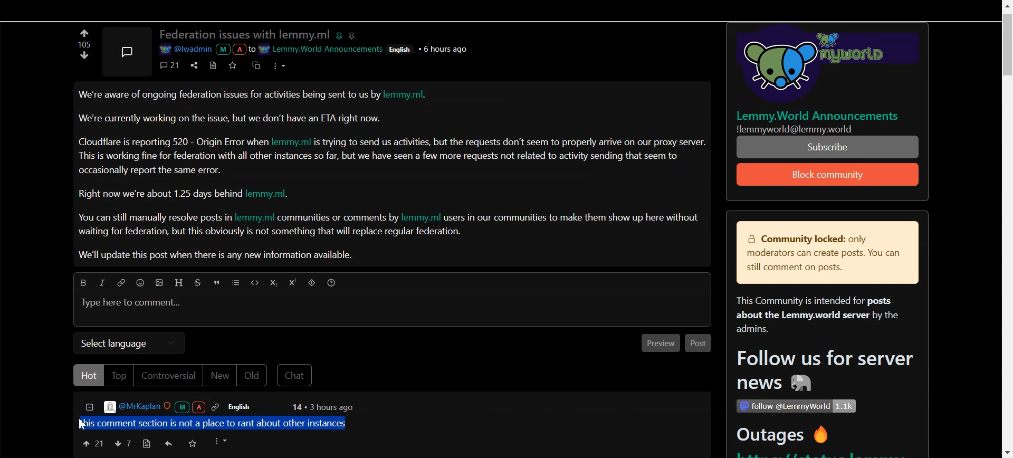  What do you see at coordinates (84, 33) in the screenshot?
I see `Down vote` at bounding box center [84, 33].